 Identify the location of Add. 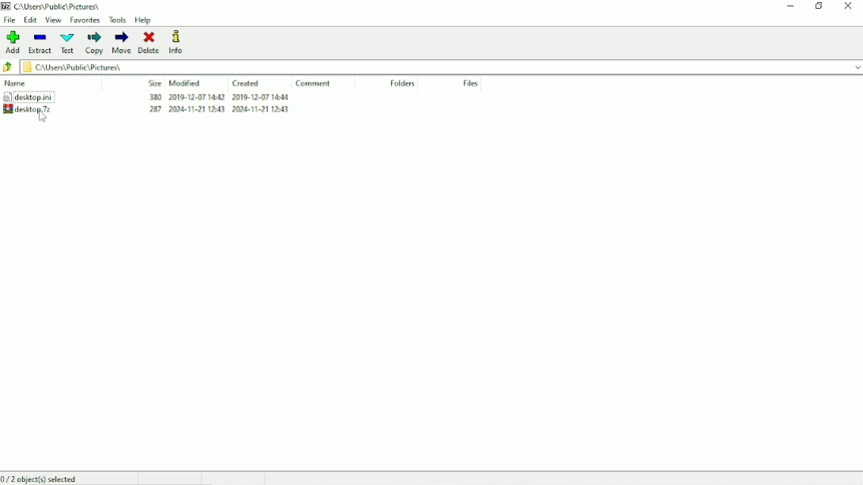
(13, 43).